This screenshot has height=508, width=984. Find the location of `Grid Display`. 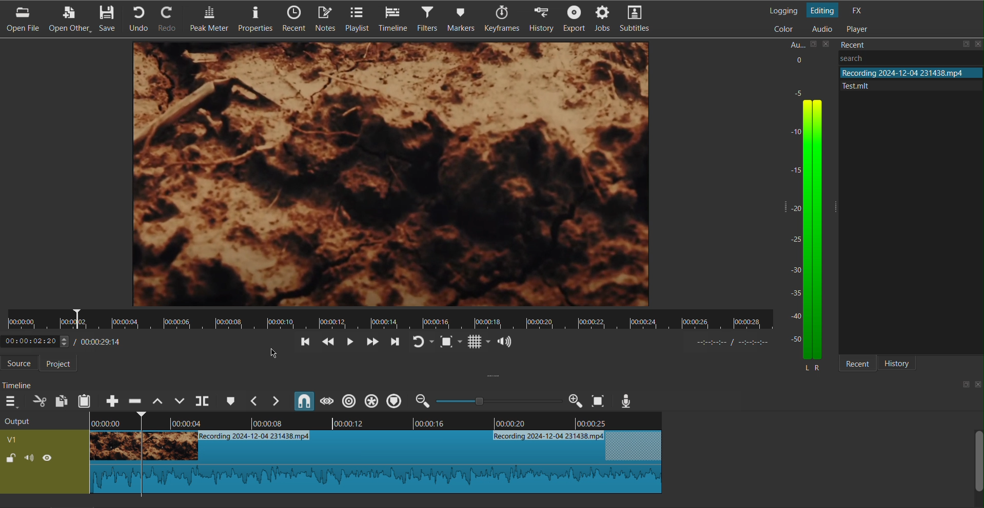

Grid Display is located at coordinates (479, 343).